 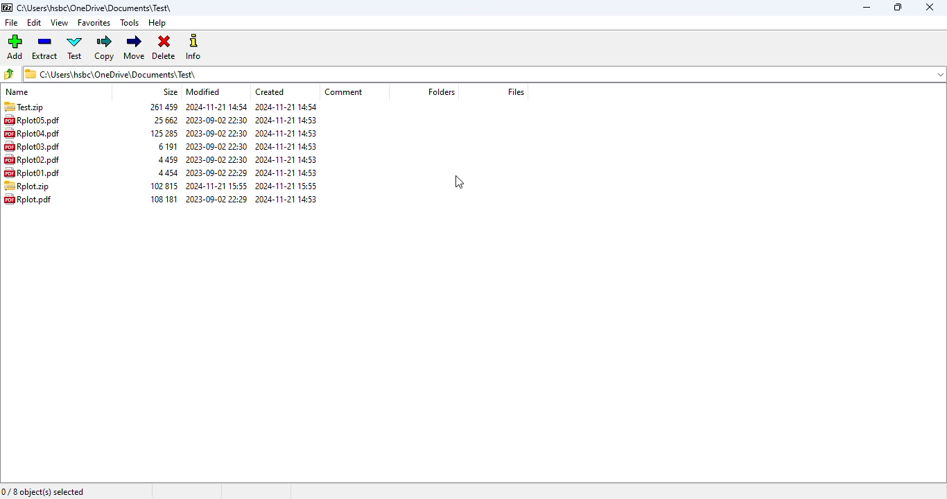 What do you see at coordinates (15, 46) in the screenshot?
I see `add` at bounding box center [15, 46].